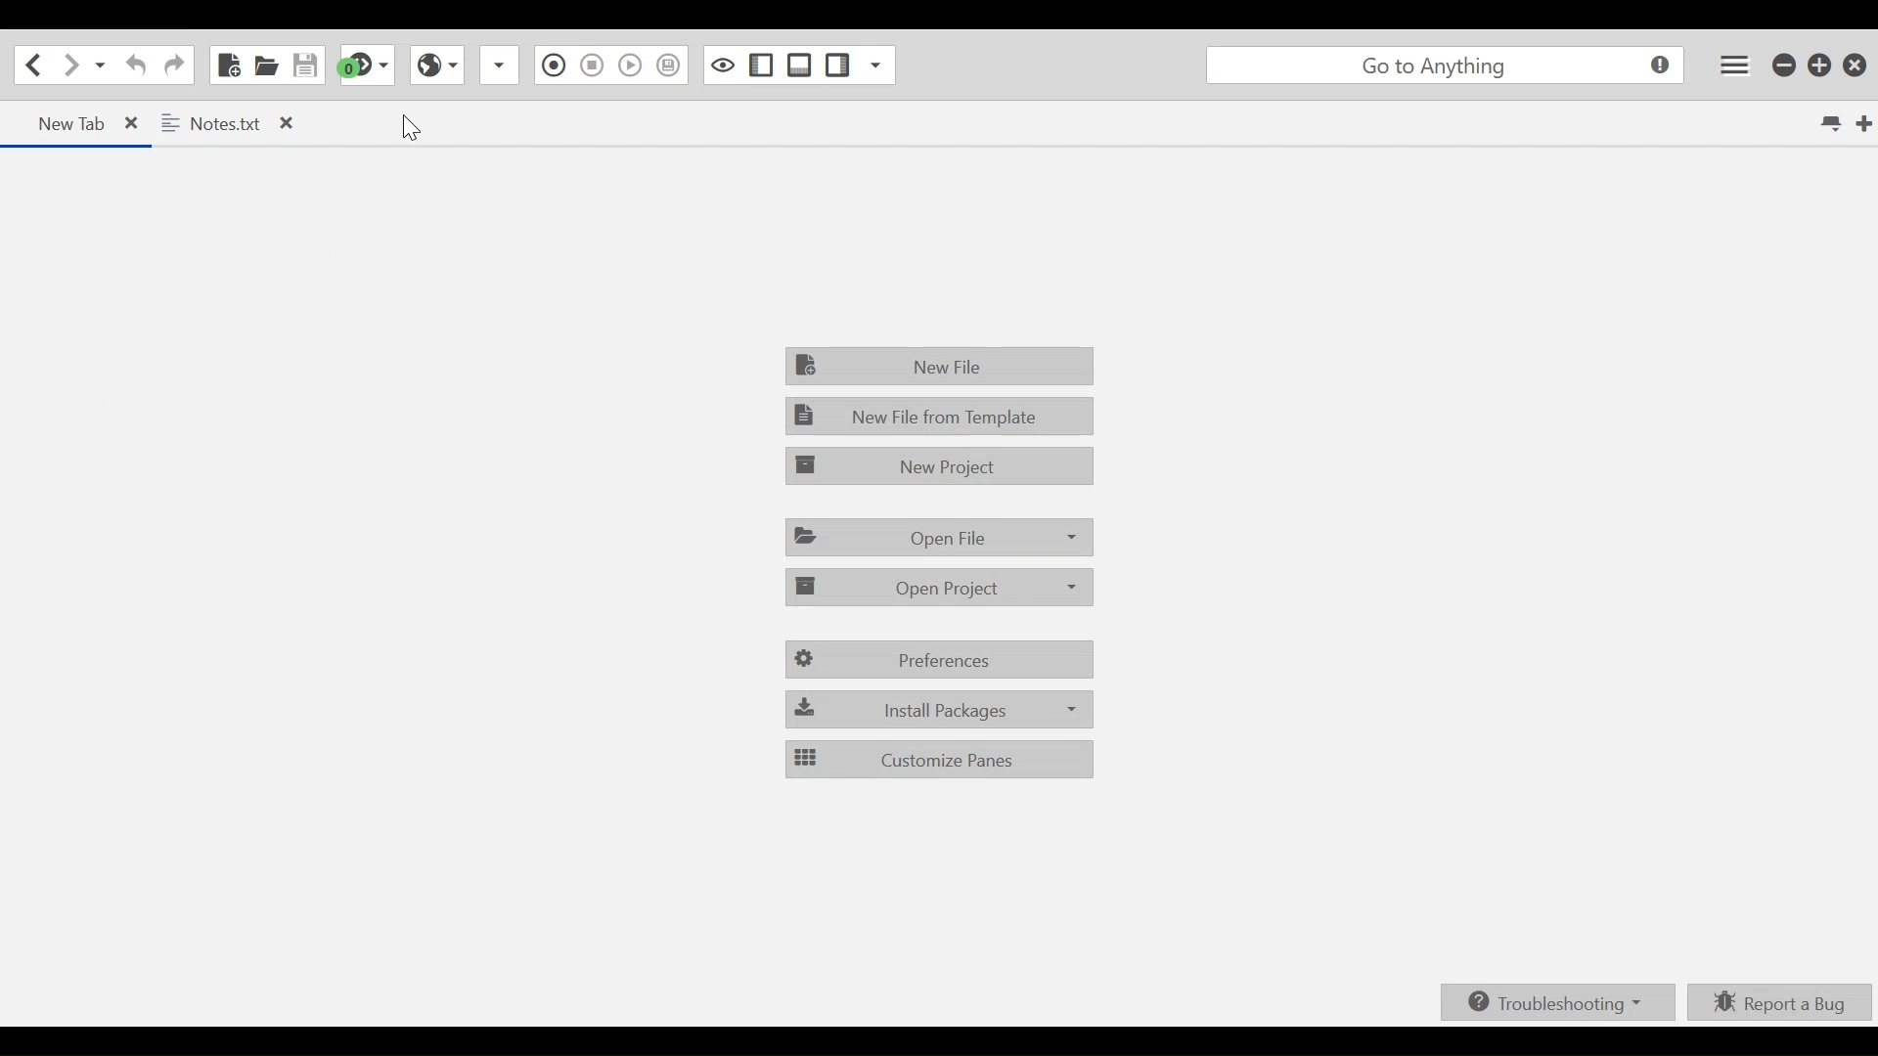  Describe the element at coordinates (874, 66) in the screenshot. I see `dropdown` at that location.